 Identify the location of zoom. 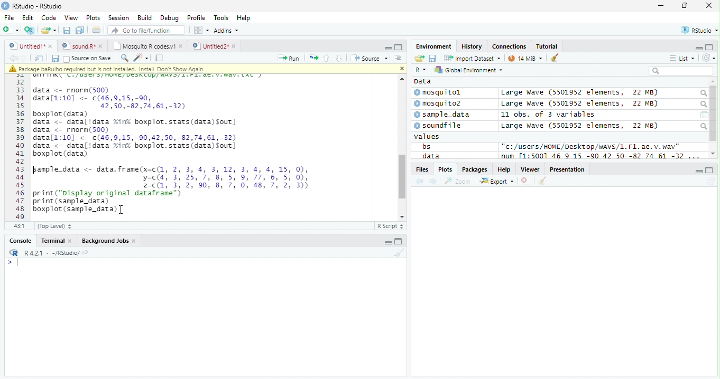
(458, 181).